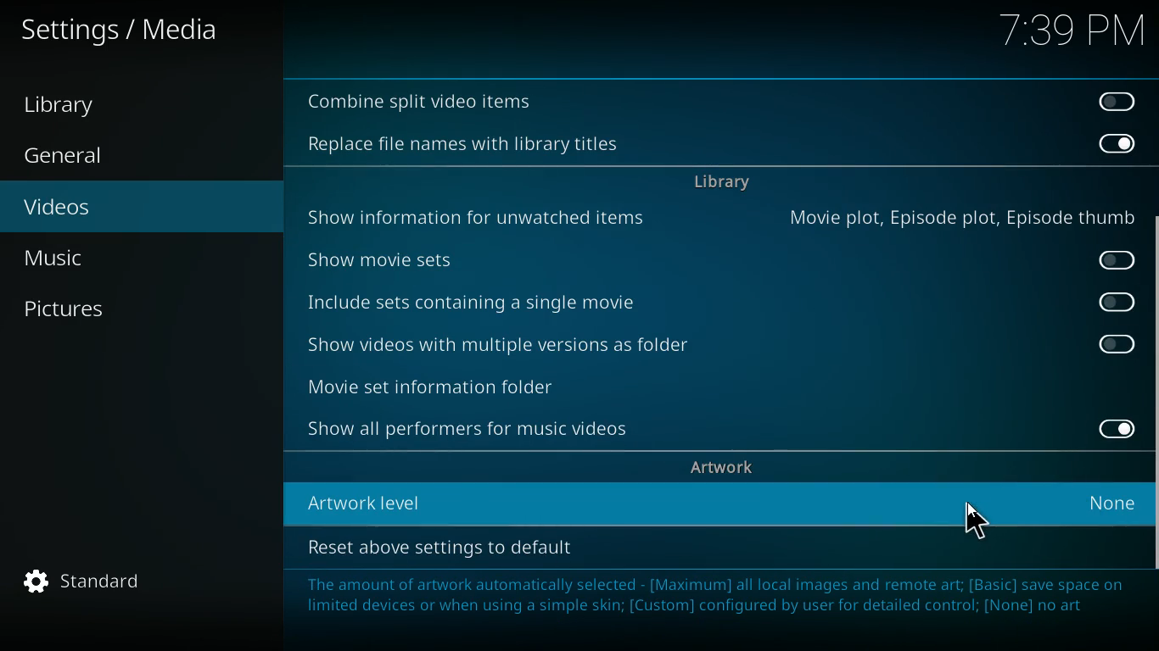 The height and width of the screenshot is (651, 1159). I want to click on Artwork level, so click(478, 499).